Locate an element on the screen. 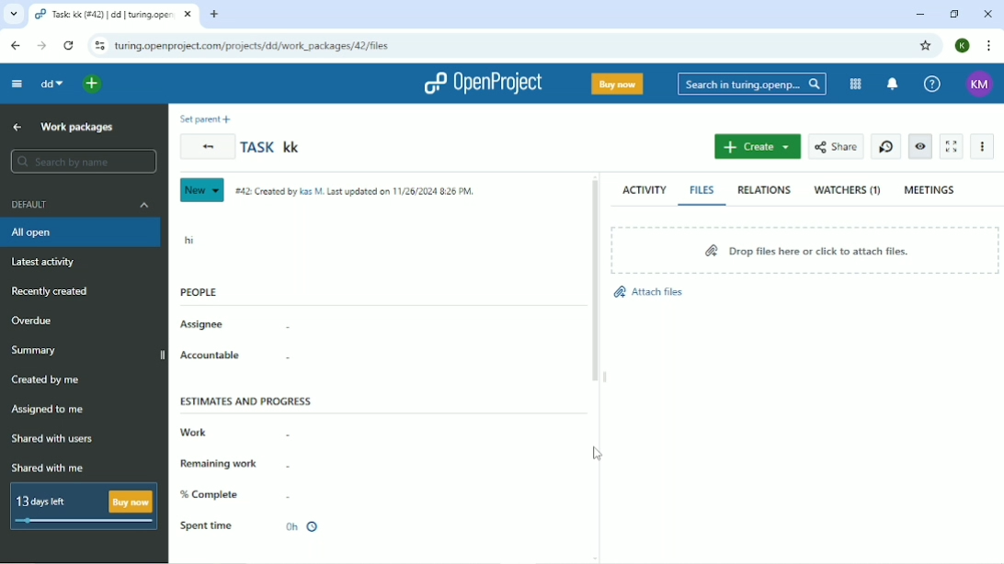  hi is located at coordinates (191, 240).